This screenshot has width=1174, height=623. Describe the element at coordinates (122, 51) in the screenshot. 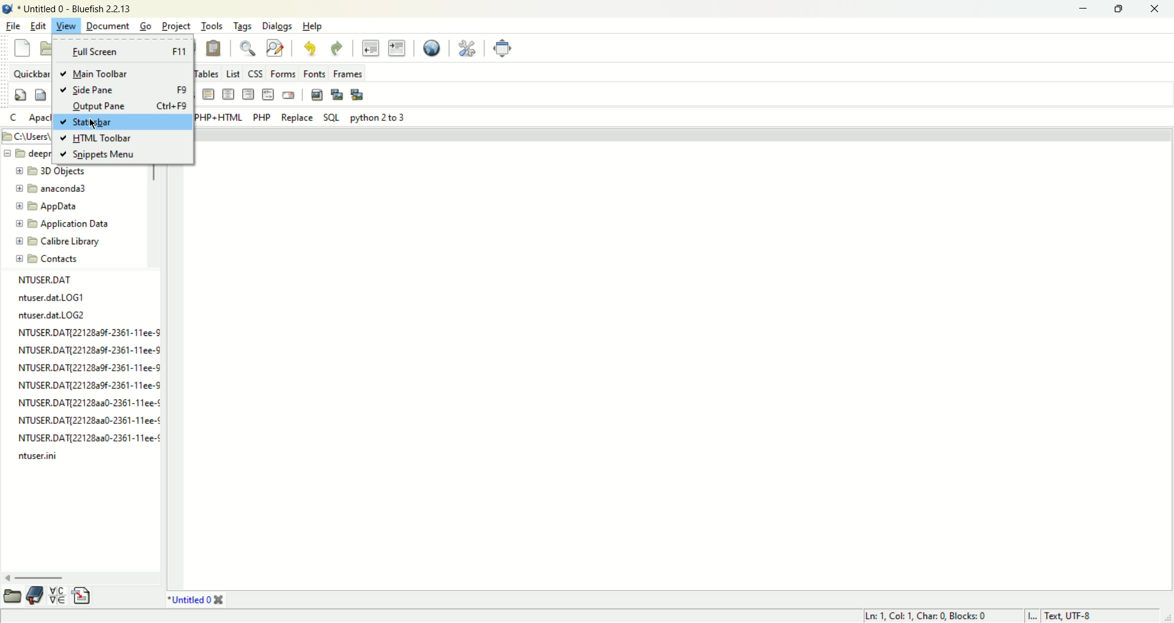

I see `full screen` at that location.